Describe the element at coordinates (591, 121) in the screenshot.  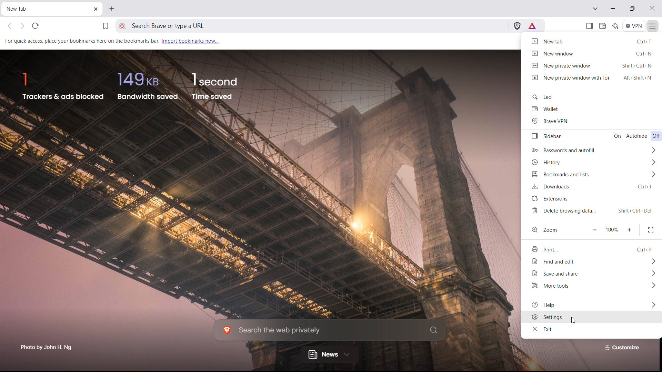
I see `brave vpn` at that location.